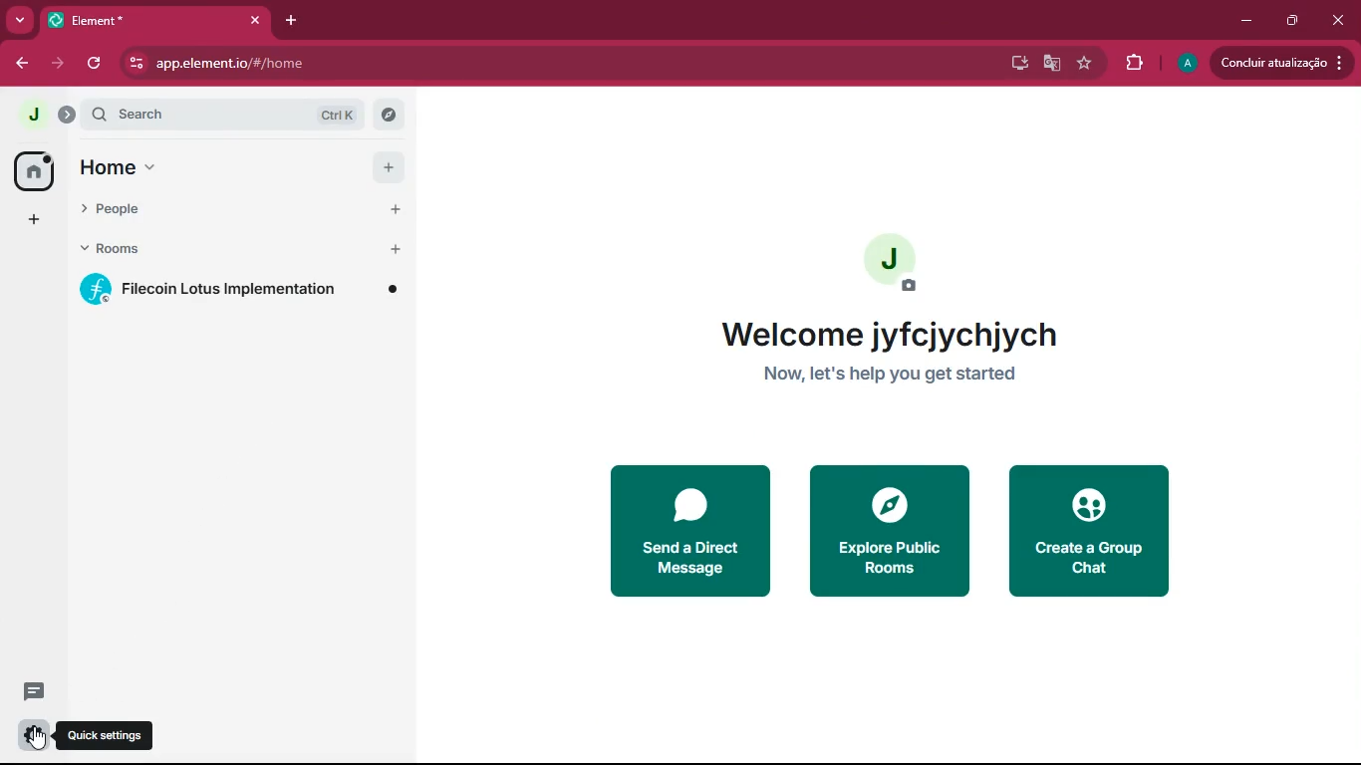  I want to click on Element*, so click(139, 19).